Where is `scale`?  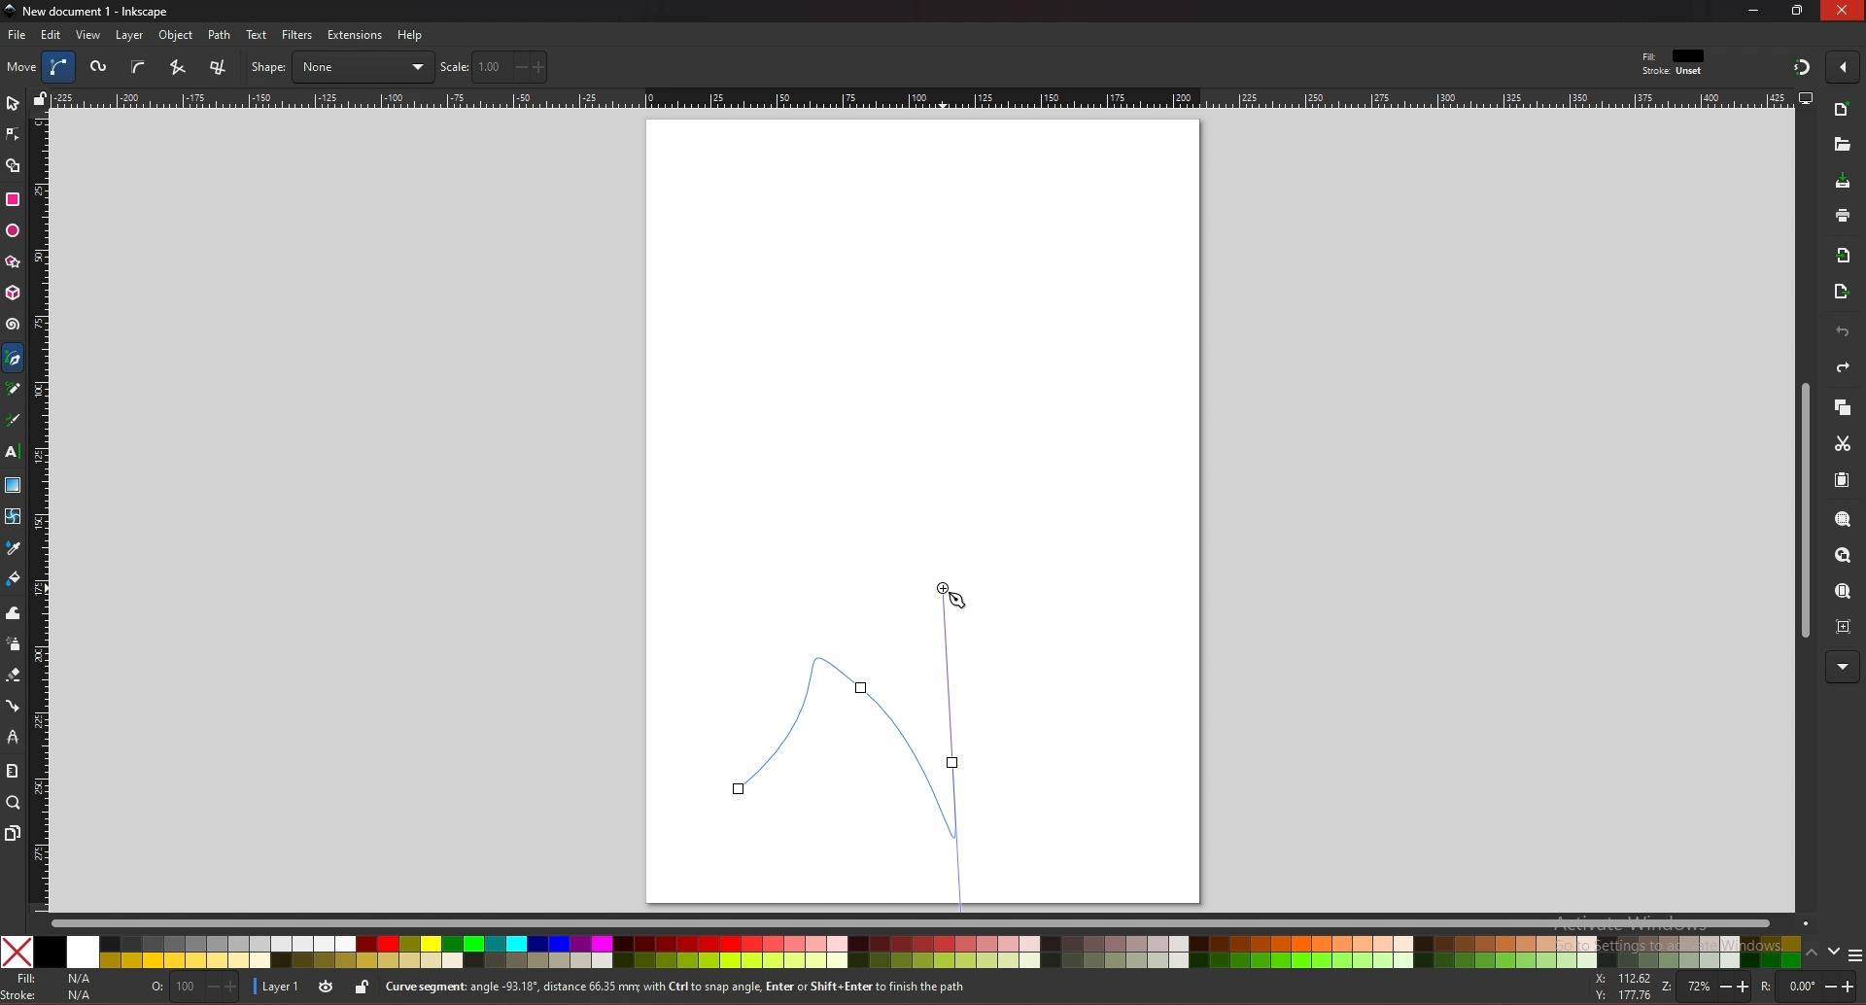
scale is located at coordinates (494, 66).